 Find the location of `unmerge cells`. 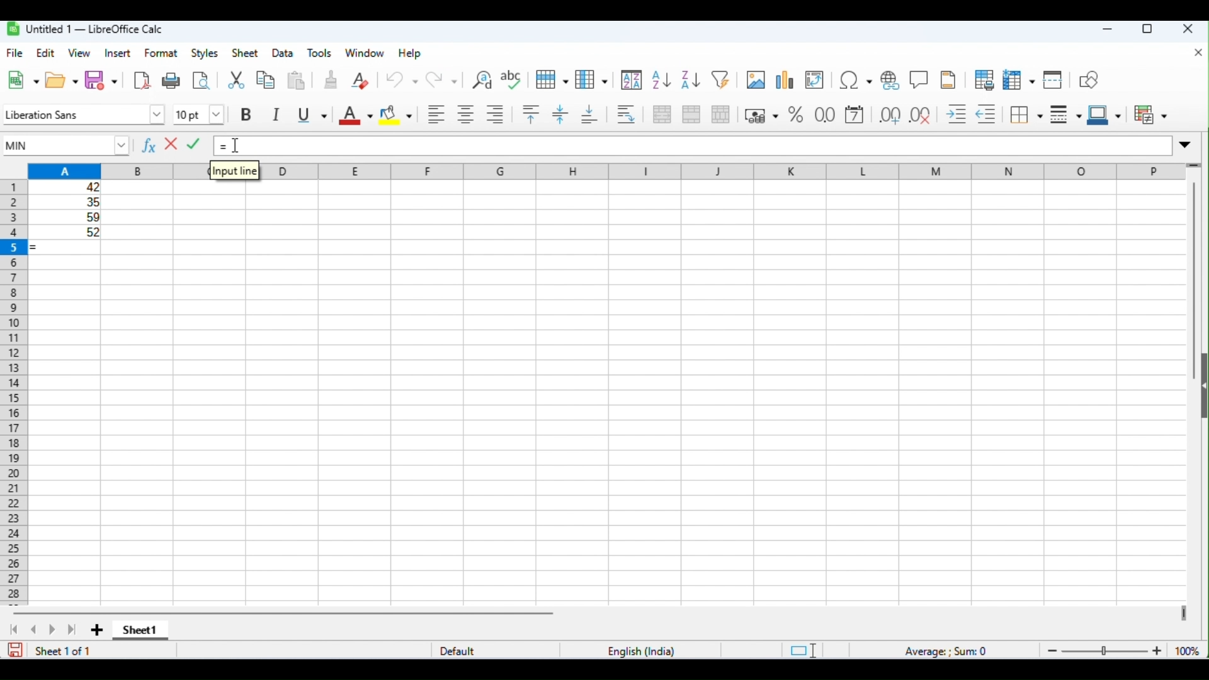

unmerge cells is located at coordinates (720, 114).